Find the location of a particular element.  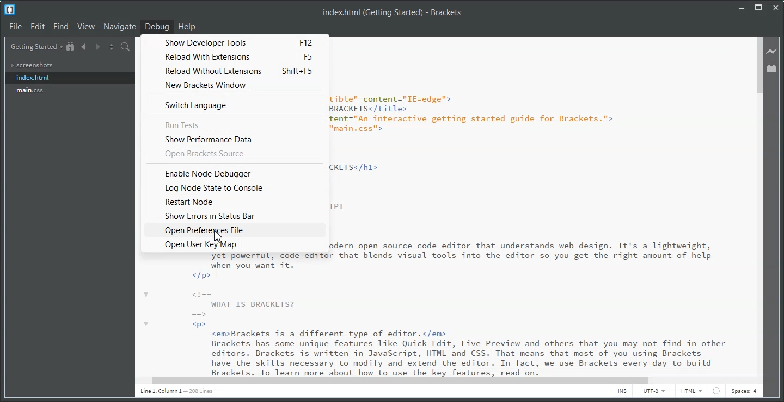

File is located at coordinates (15, 26).